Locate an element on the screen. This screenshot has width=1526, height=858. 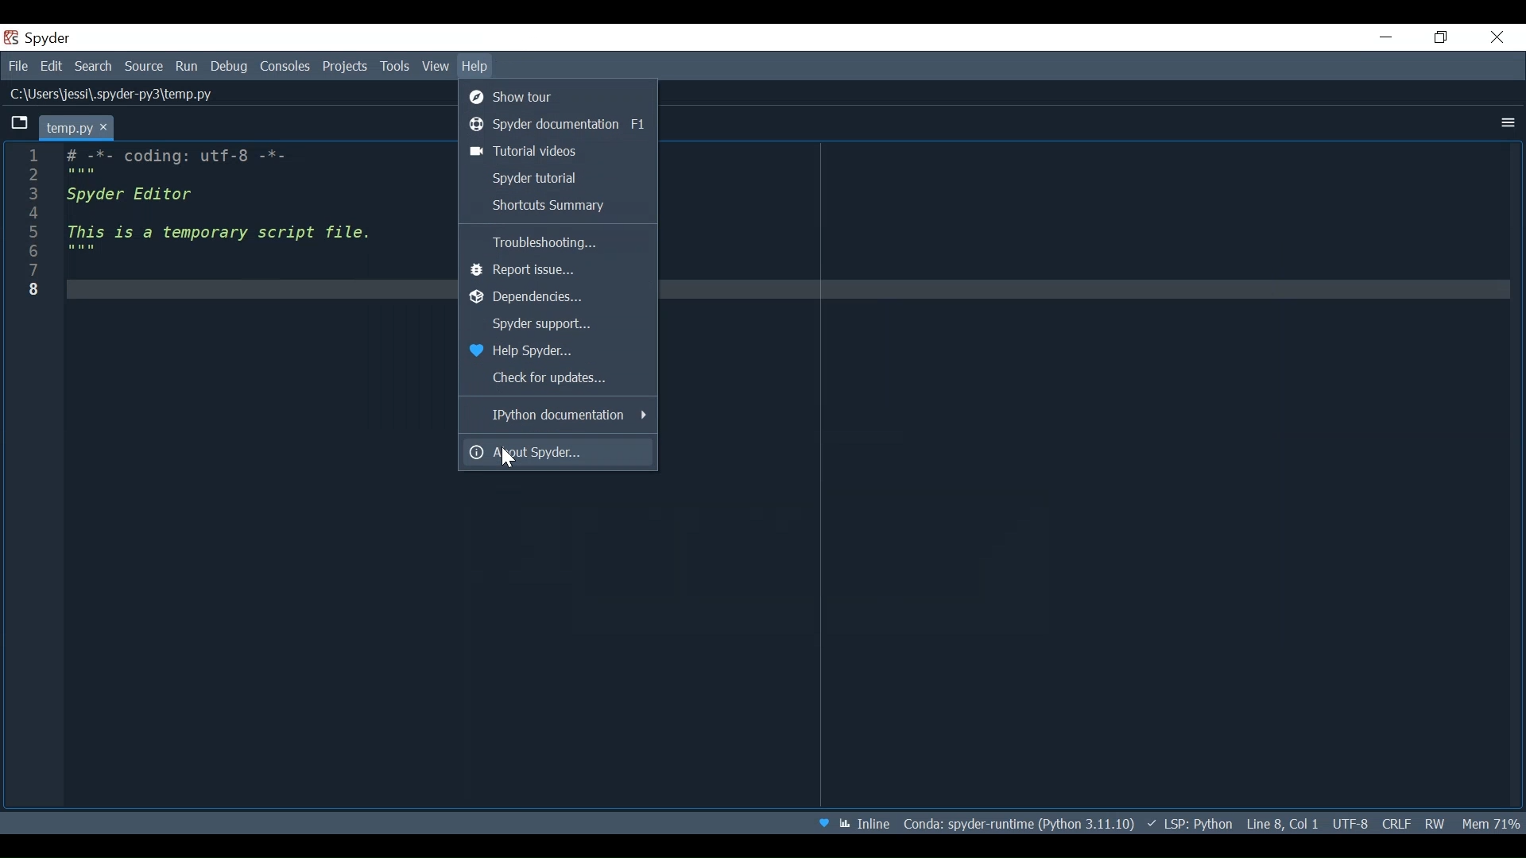
View is located at coordinates (436, 68).